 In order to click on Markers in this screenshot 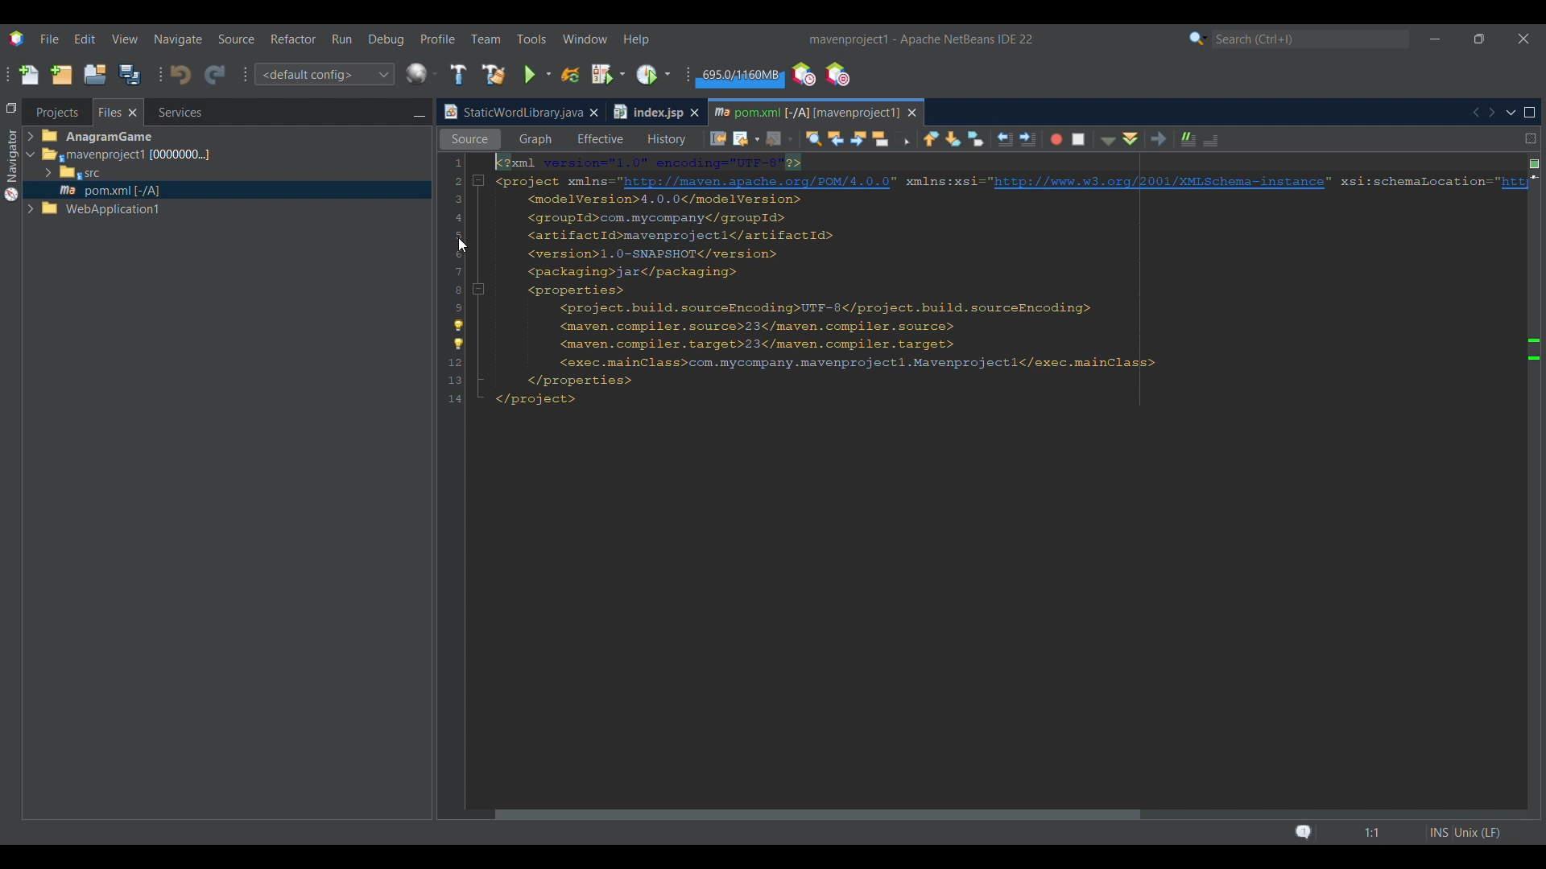, I will do `click(1533, 706)`.